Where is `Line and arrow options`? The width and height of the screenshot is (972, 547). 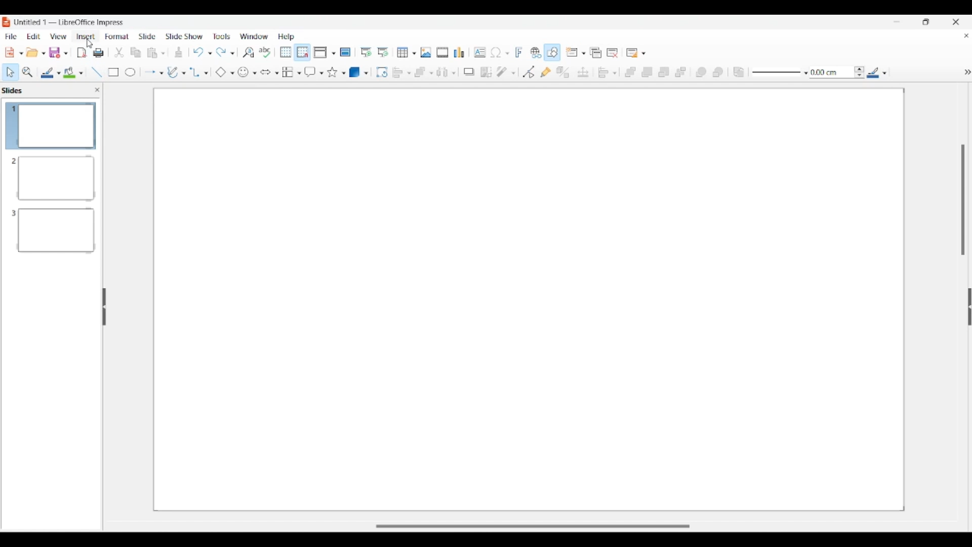
Line and arrow options is located at coordinates (153, 72).